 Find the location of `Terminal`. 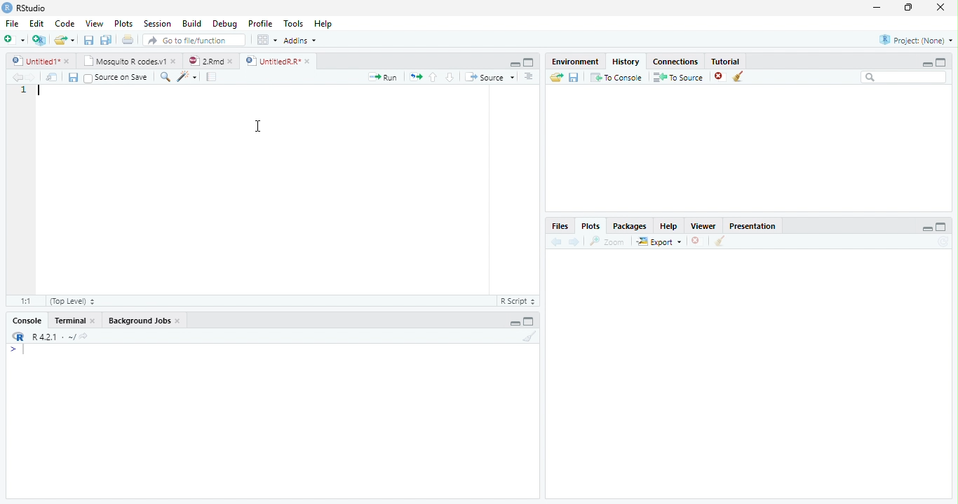

Terminal is located at coordinates (69, 321).